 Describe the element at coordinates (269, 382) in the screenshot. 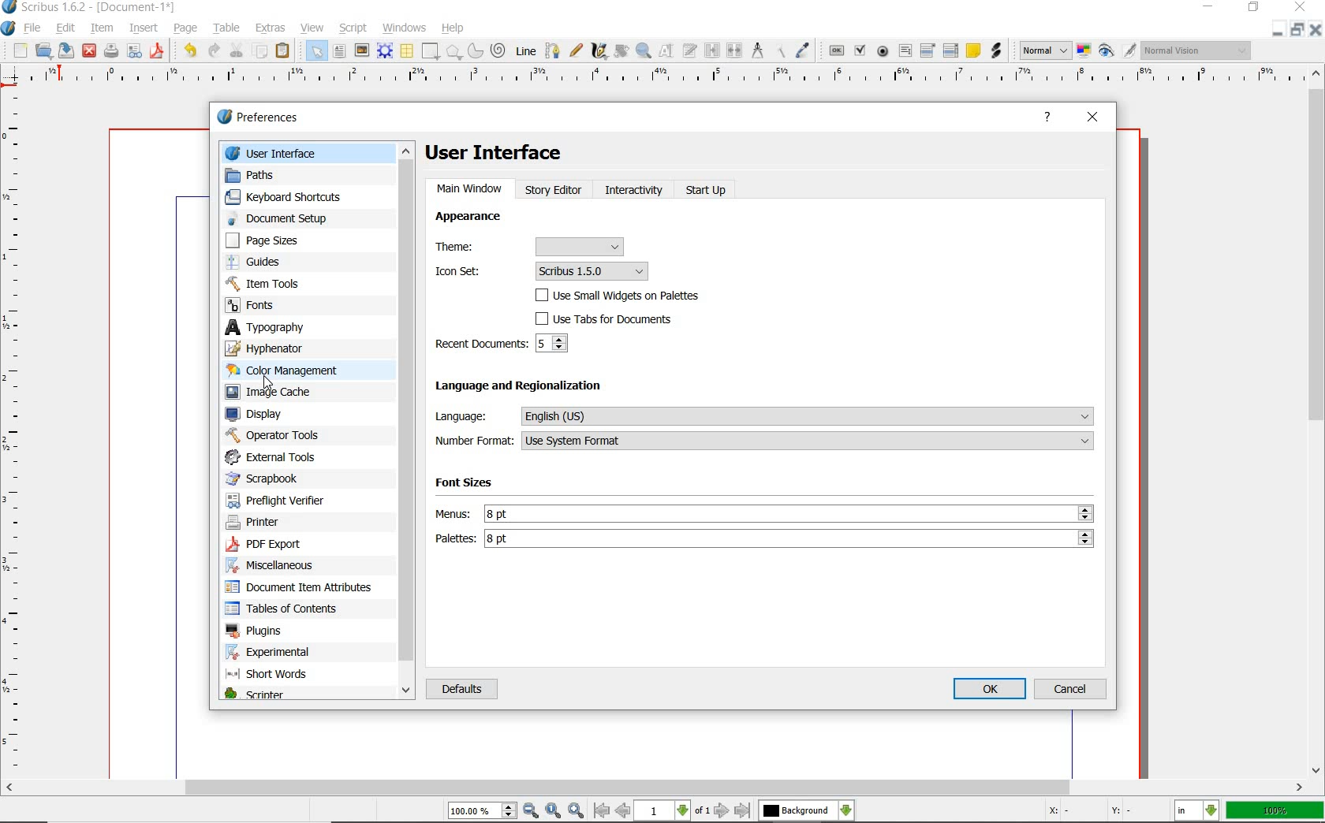

I see `cursor` at that location.